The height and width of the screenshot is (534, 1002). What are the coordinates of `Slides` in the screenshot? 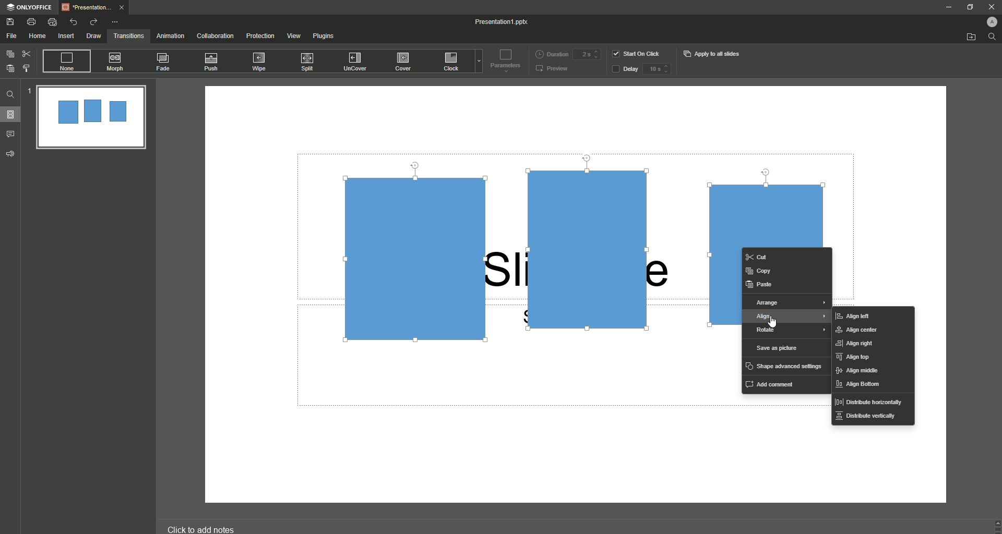 It's located at (14, 115).